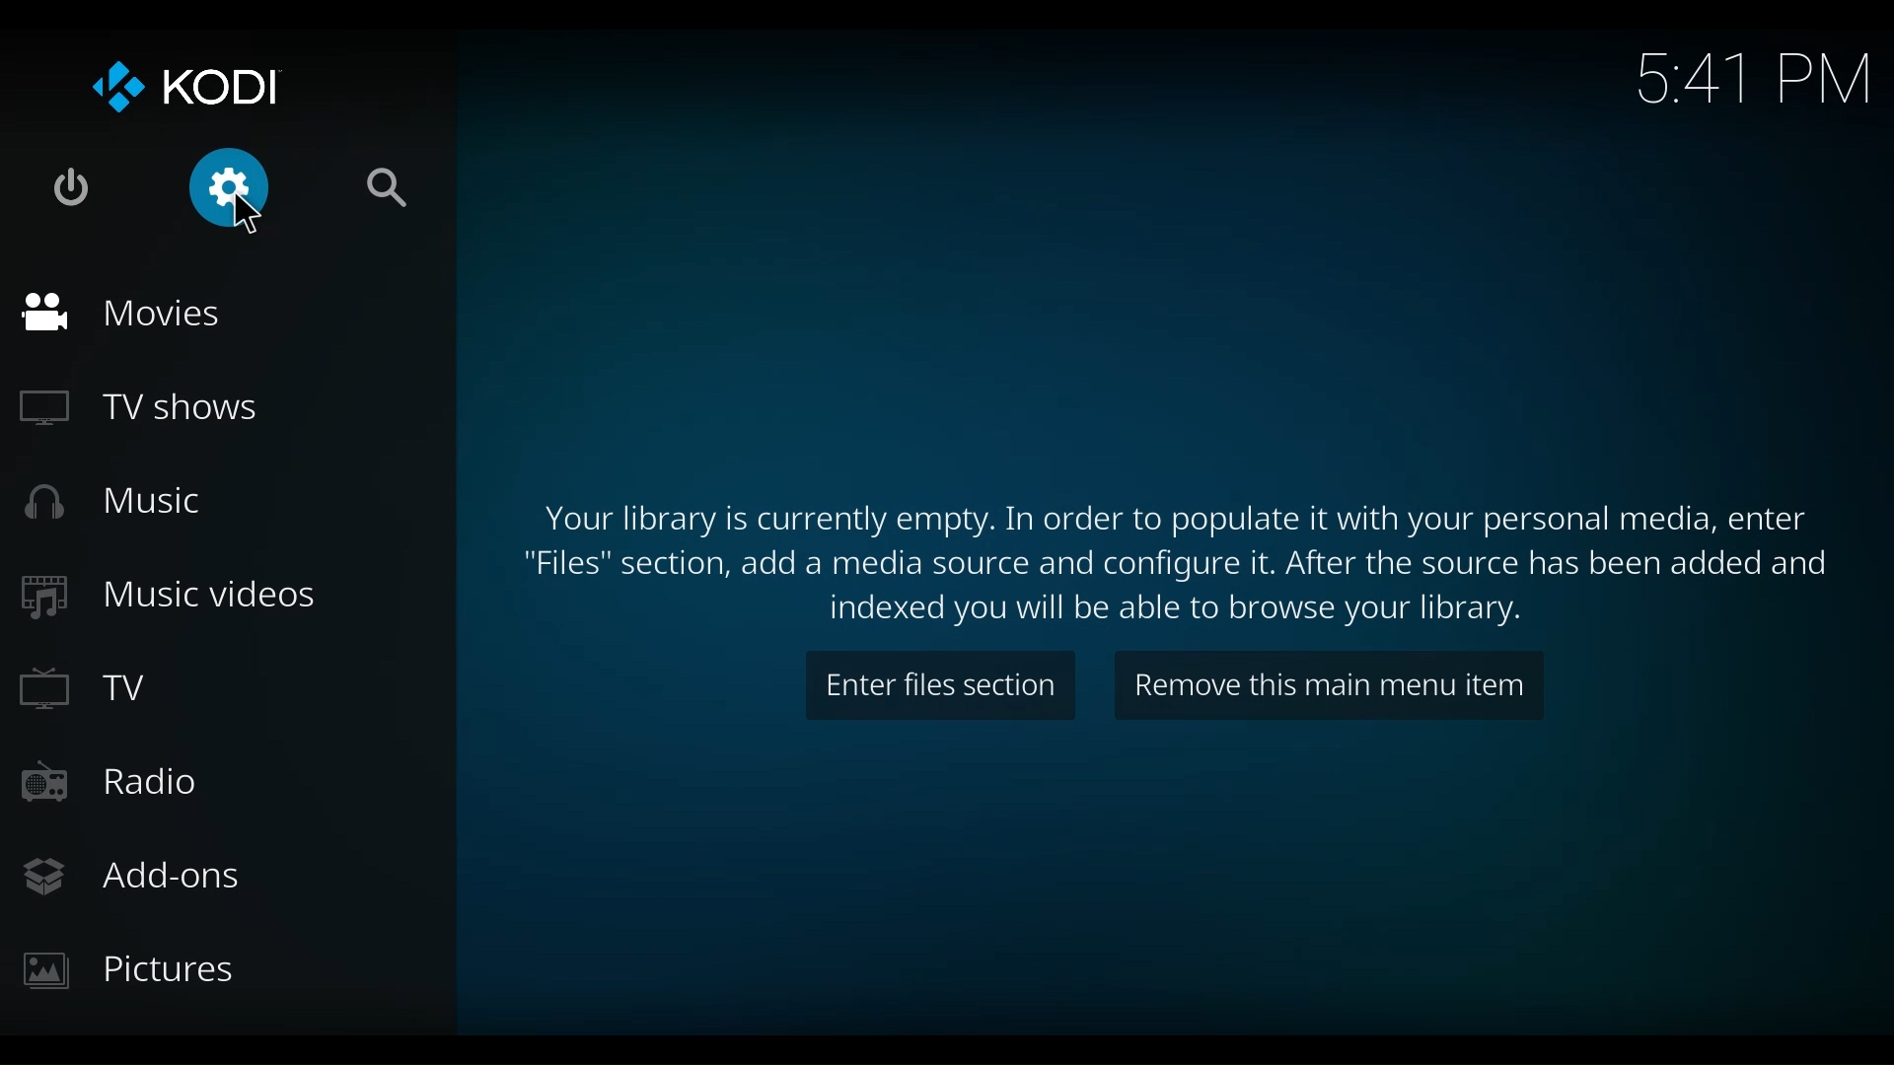  Describe the element at coordinates (139, 970) in the screenshot. I see `Pictures` at that location.